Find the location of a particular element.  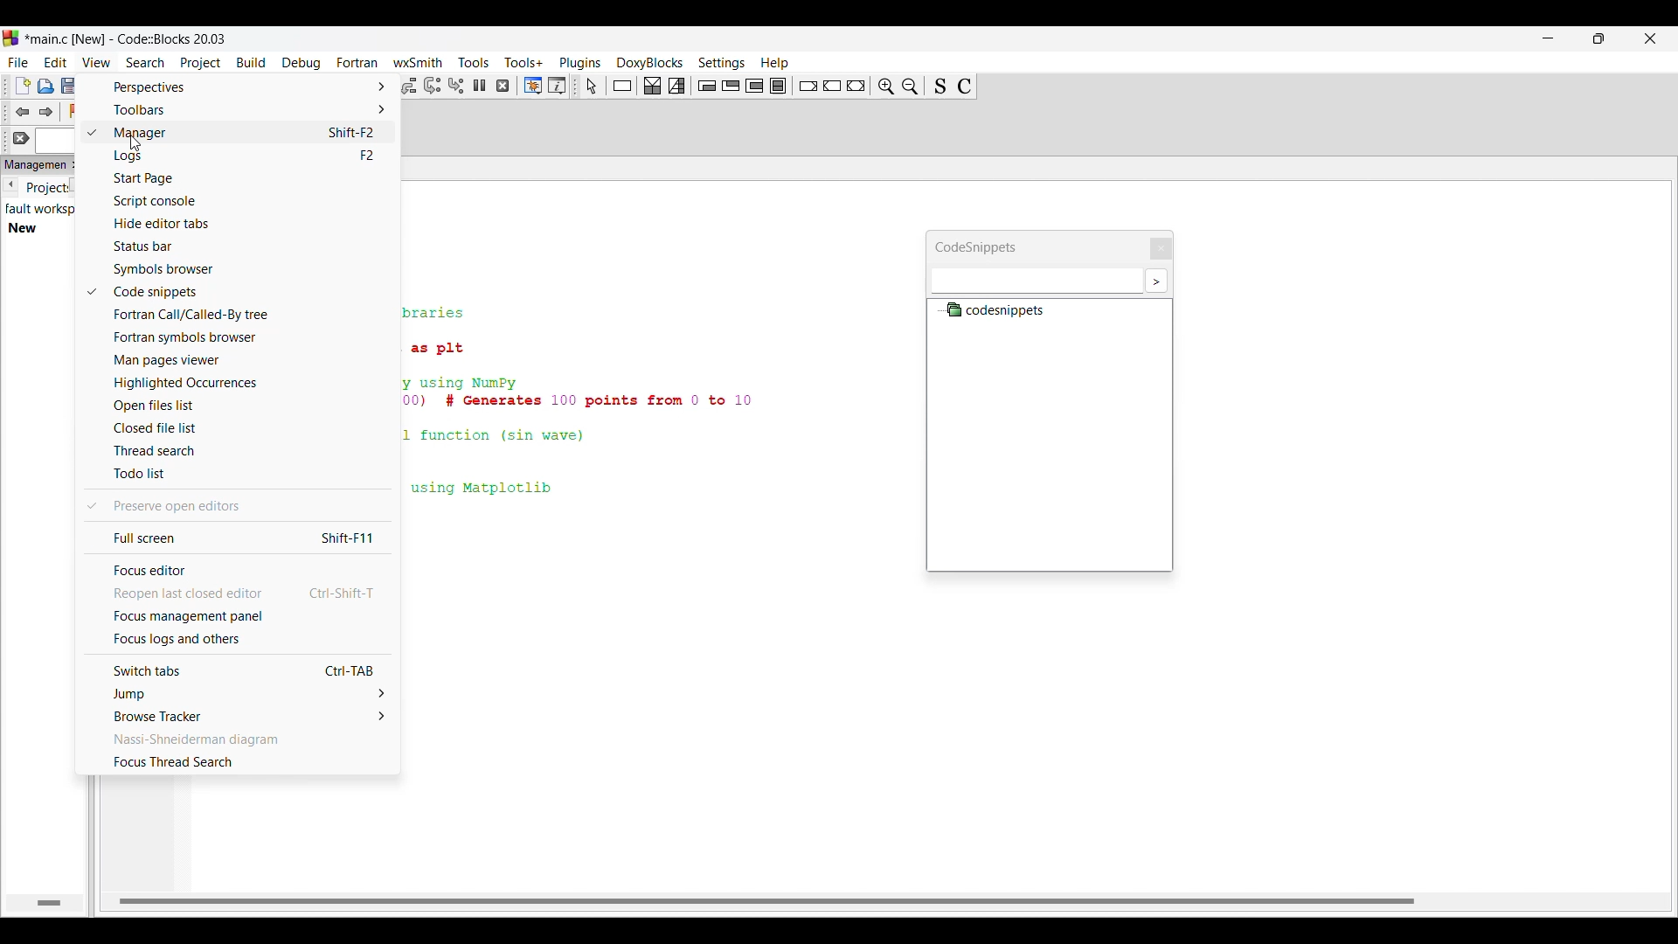

wxSmith menu is located at coordinates (418, 62).